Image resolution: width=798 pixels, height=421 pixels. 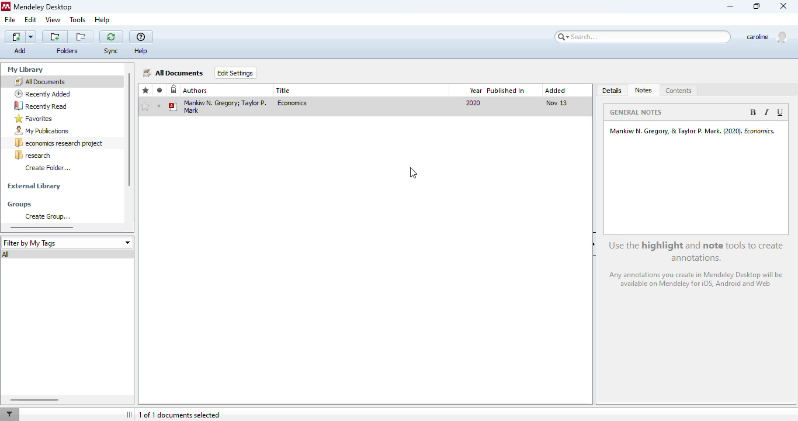 What do you see at coordinates (40, 105) in the screenshot?
I see `recently read` at bounding box center [40, 105].